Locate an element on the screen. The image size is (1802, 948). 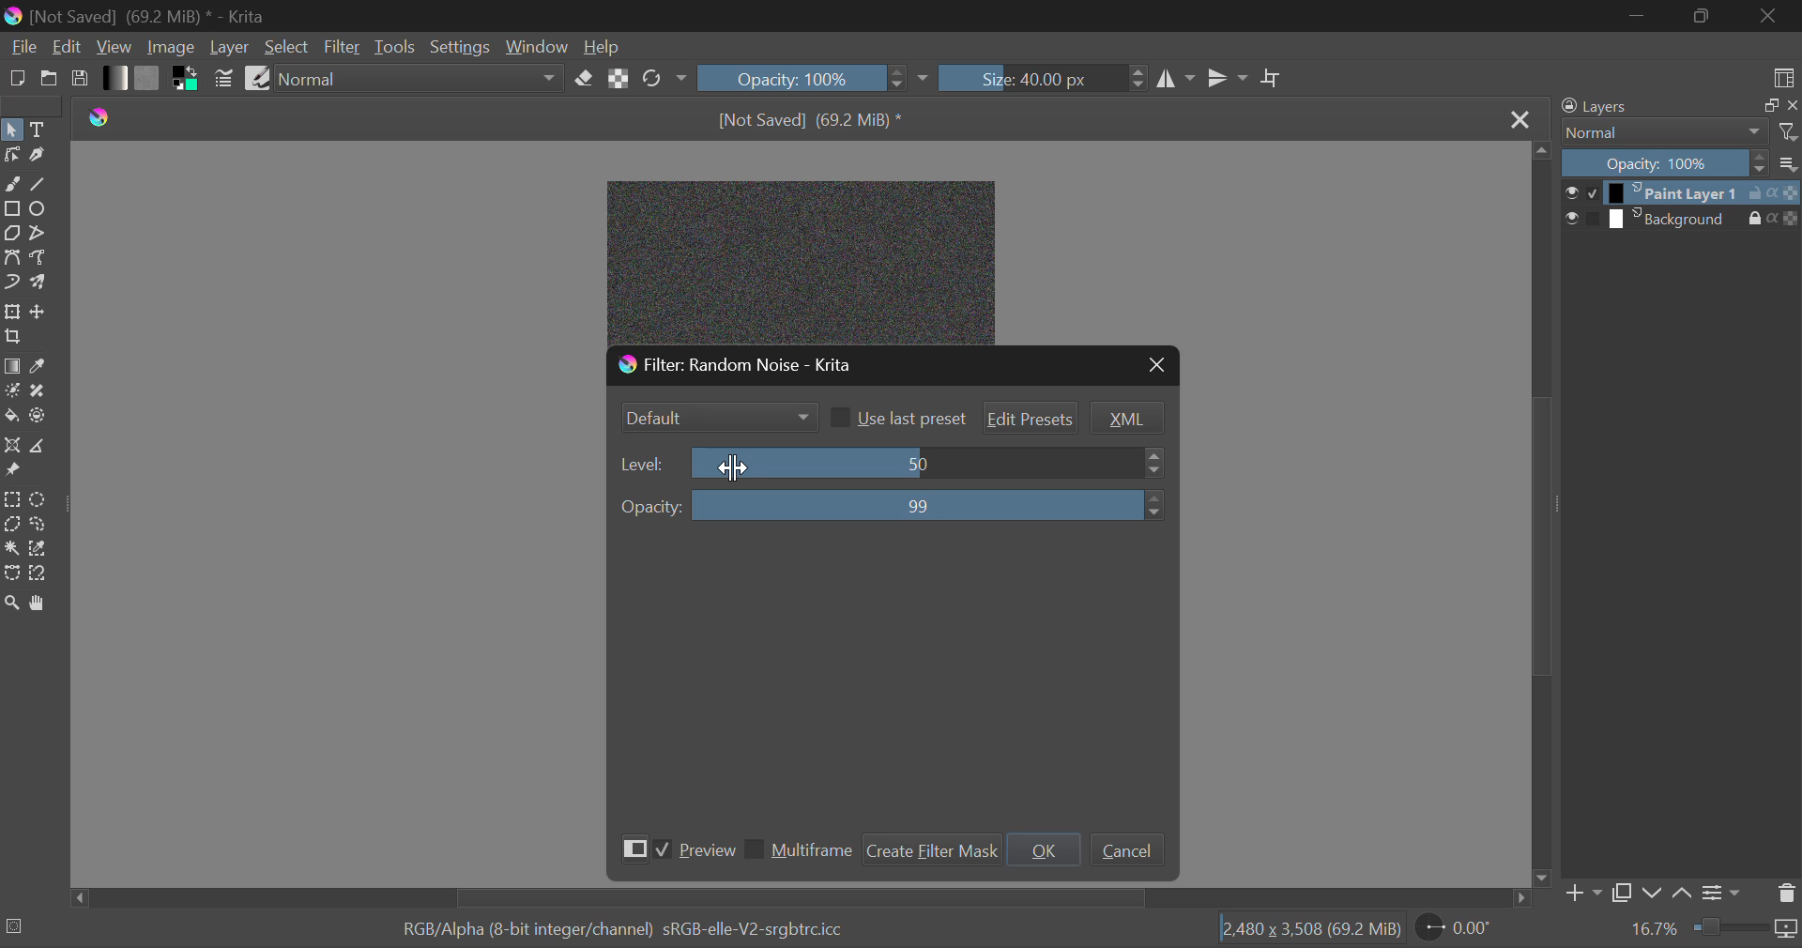
Select is located at coordinates (286, 47).